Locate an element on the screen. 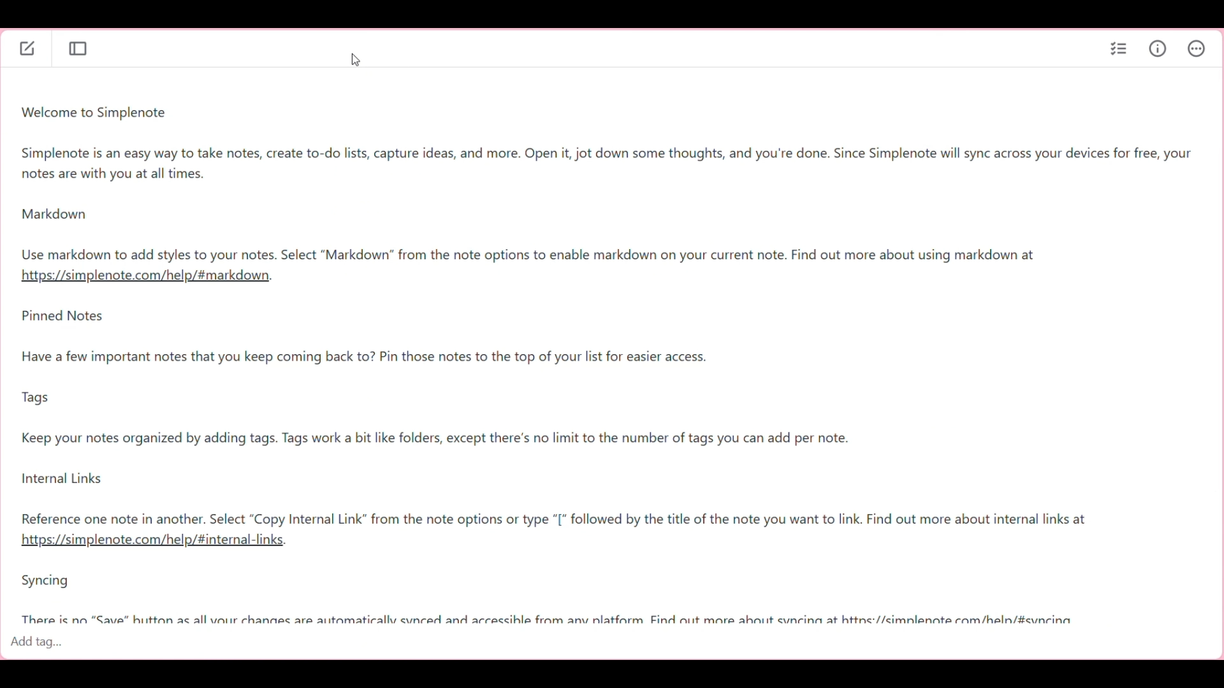  Welcome to simplenote-note1 is located at coordinates (615, 181).